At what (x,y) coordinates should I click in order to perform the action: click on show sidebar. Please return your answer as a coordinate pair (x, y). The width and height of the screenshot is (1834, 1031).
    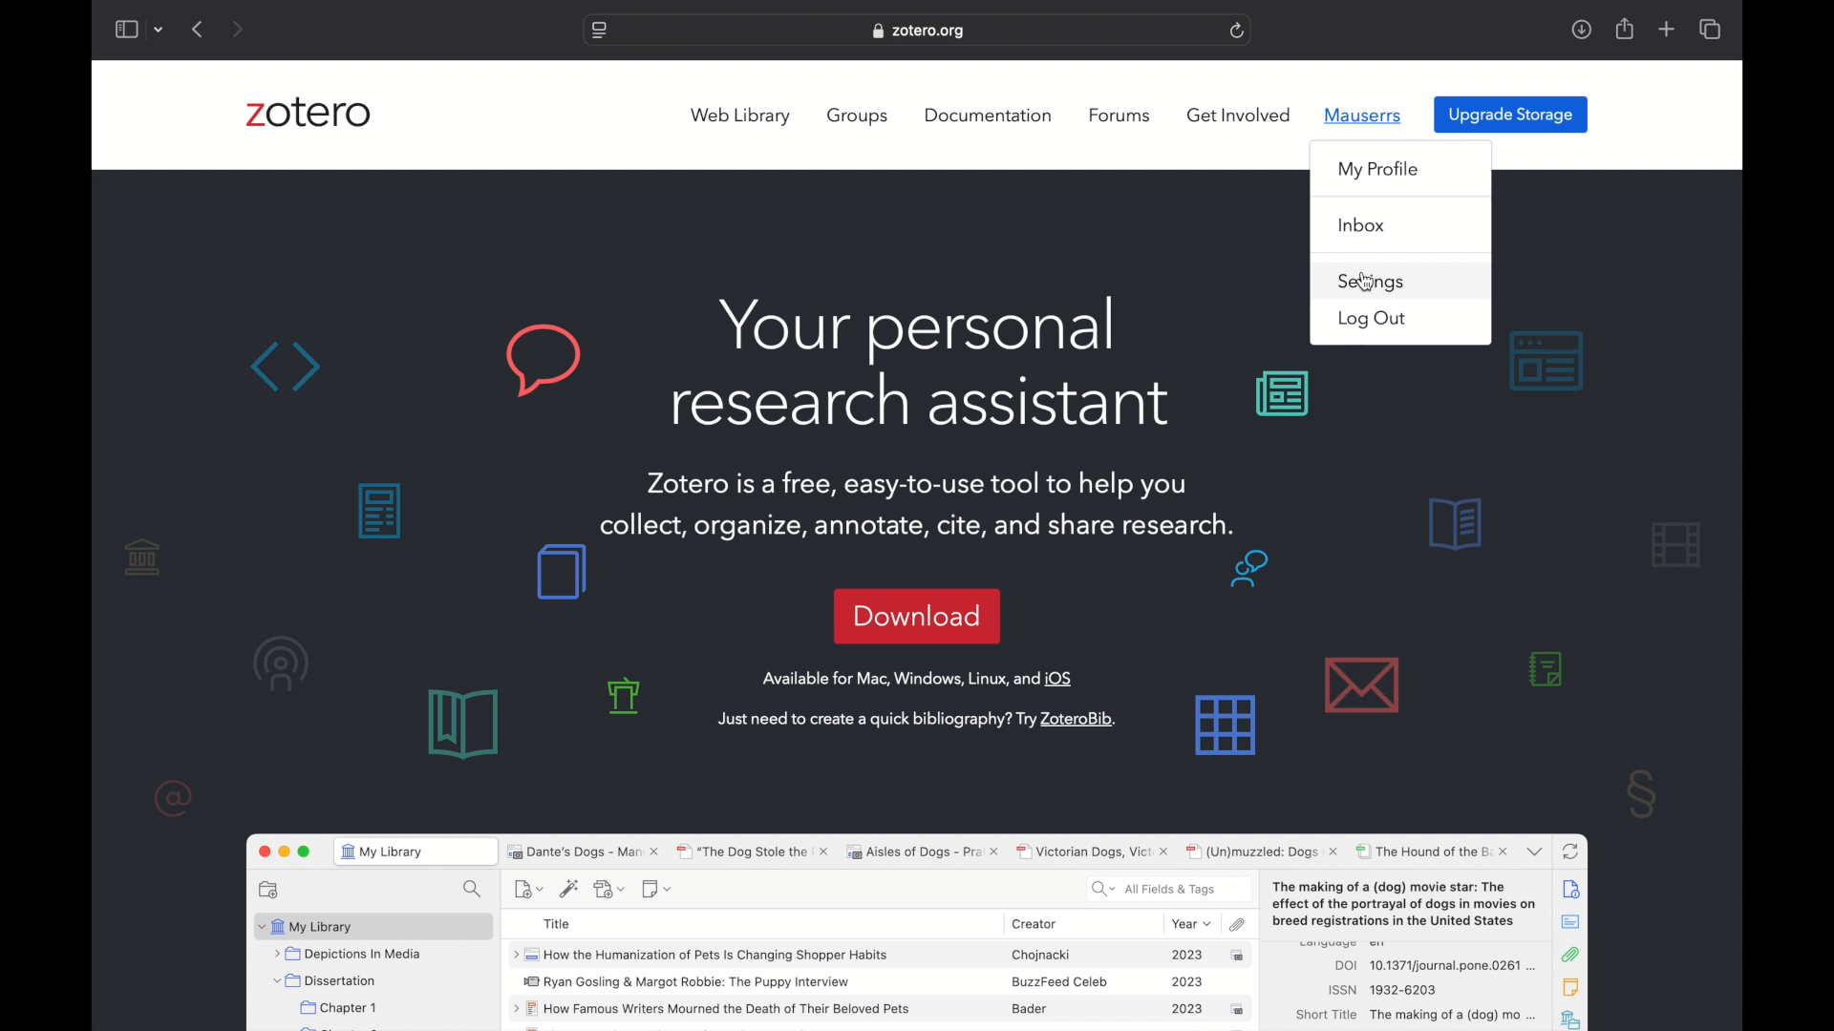
    Looking at the image, I should click on (127, 29).